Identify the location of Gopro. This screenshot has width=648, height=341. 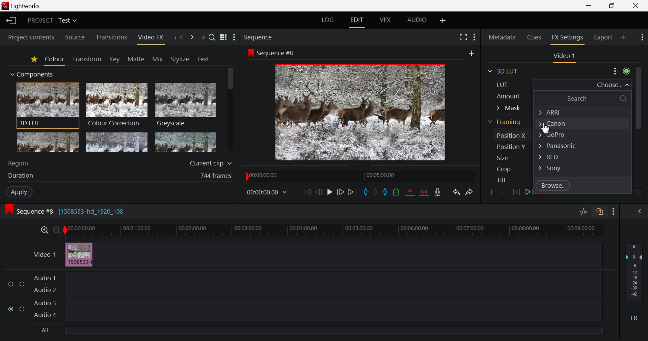
(576, 134).